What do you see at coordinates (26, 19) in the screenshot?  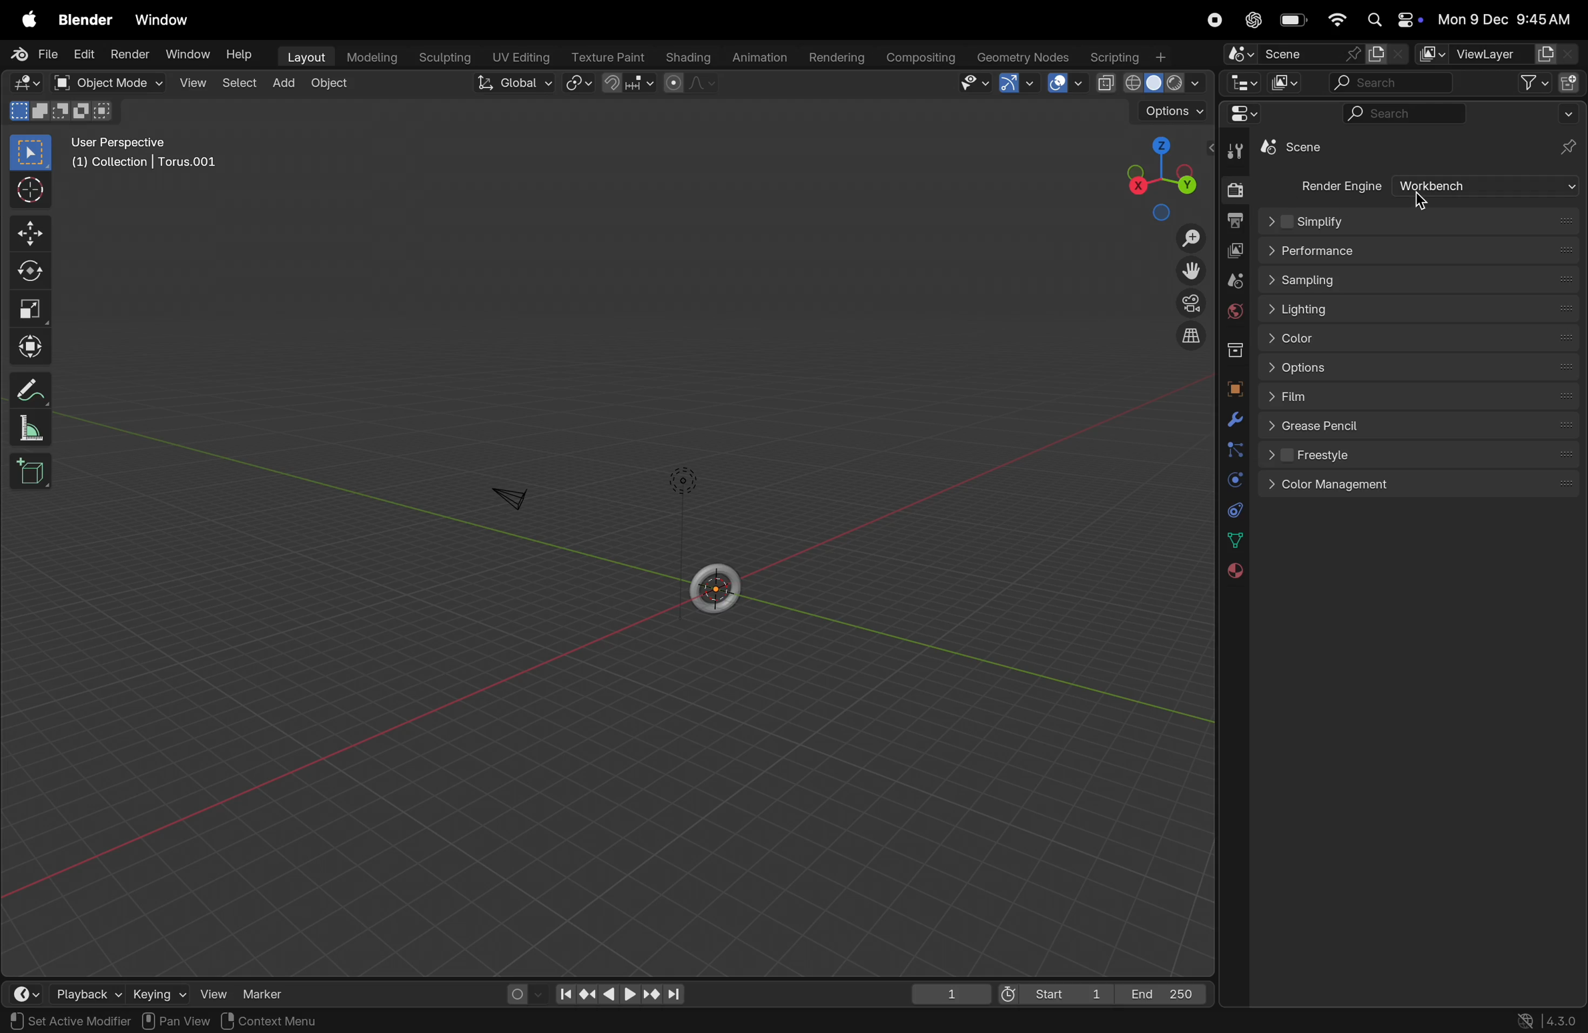 I see `apple menu` at bounding box center [26, 19].